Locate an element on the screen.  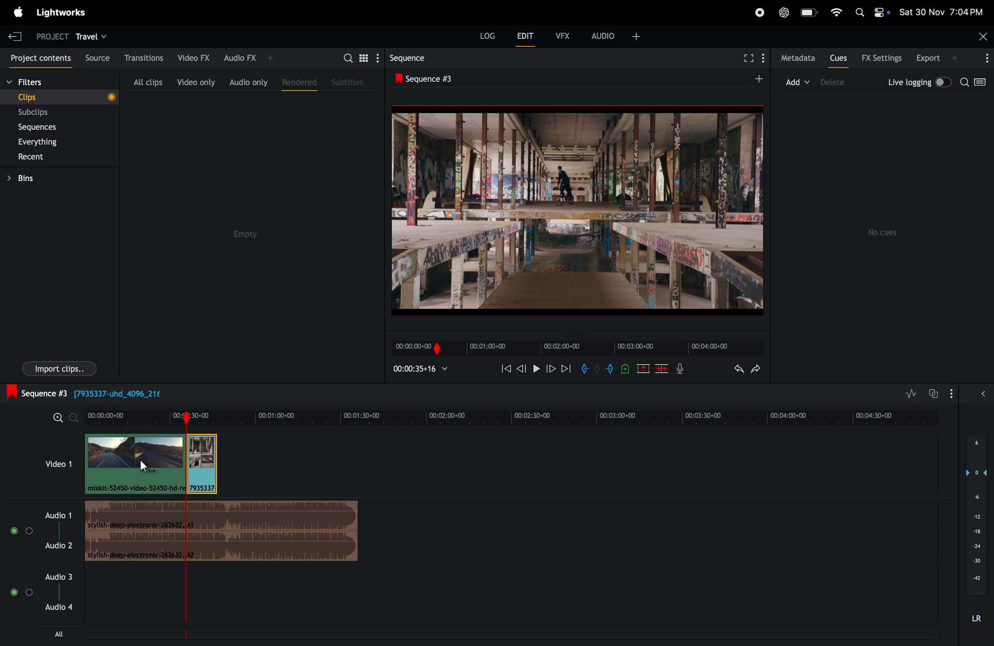
-30 (layers) is located at coordinates (975, 562).